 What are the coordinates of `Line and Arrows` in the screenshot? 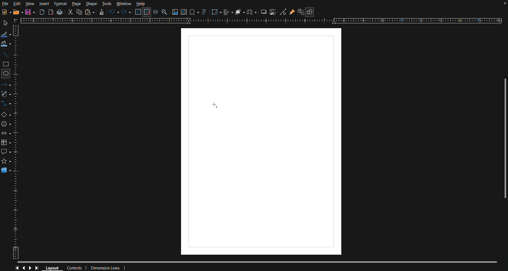 It's located at (6, 85).